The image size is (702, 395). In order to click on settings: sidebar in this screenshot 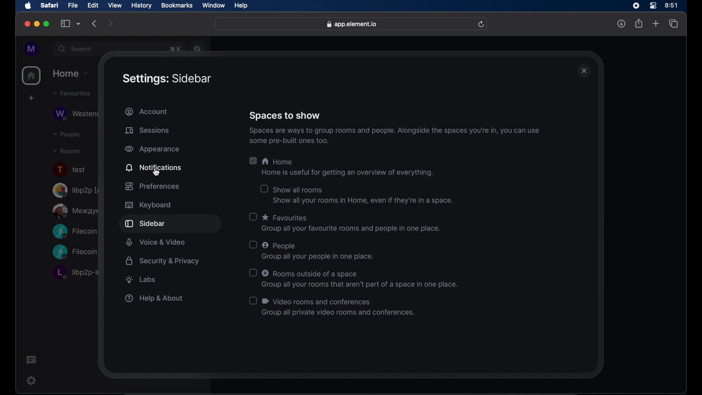, I will do `click(167, 79)`.